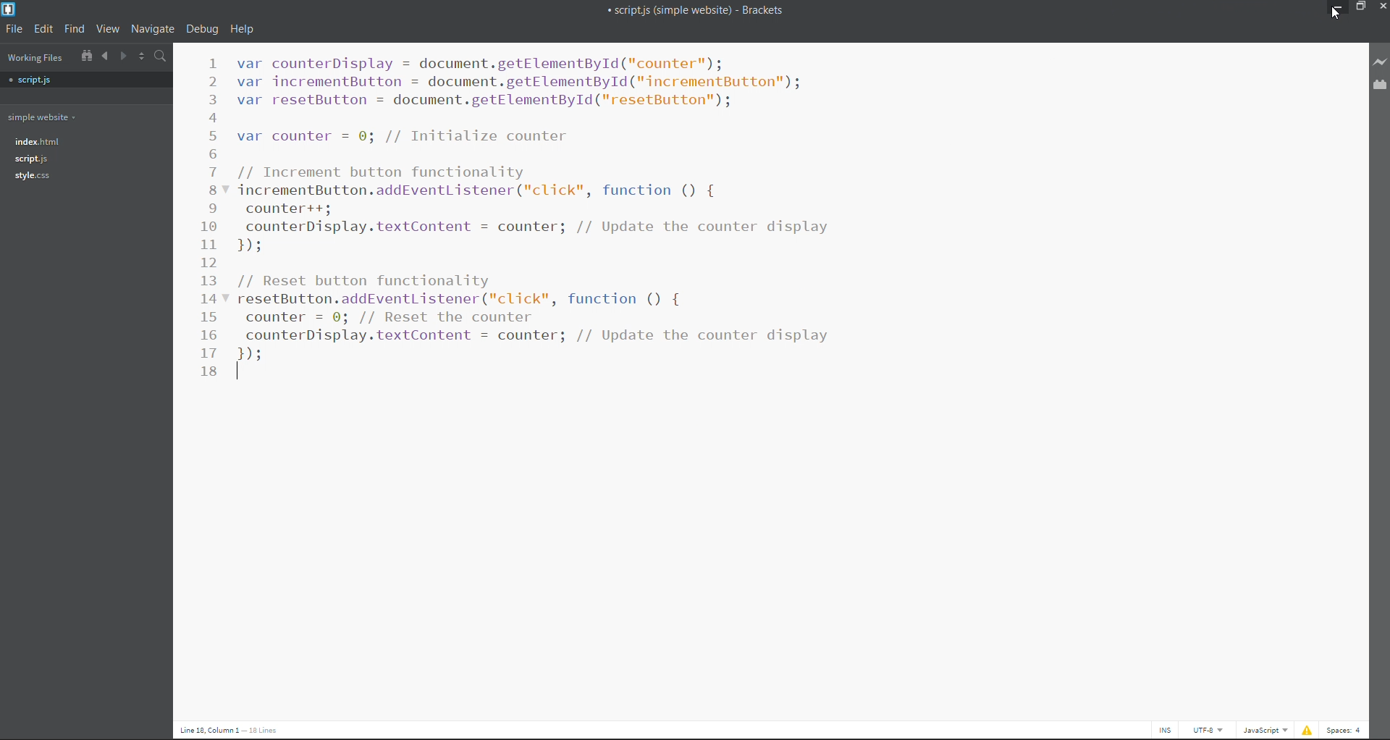 This screenshot has width=1390, height=740. Describe the element at coordinates (227, 728) in the screenshot. I see `Line 18, Column 1 — 18 Lines.` at that location.